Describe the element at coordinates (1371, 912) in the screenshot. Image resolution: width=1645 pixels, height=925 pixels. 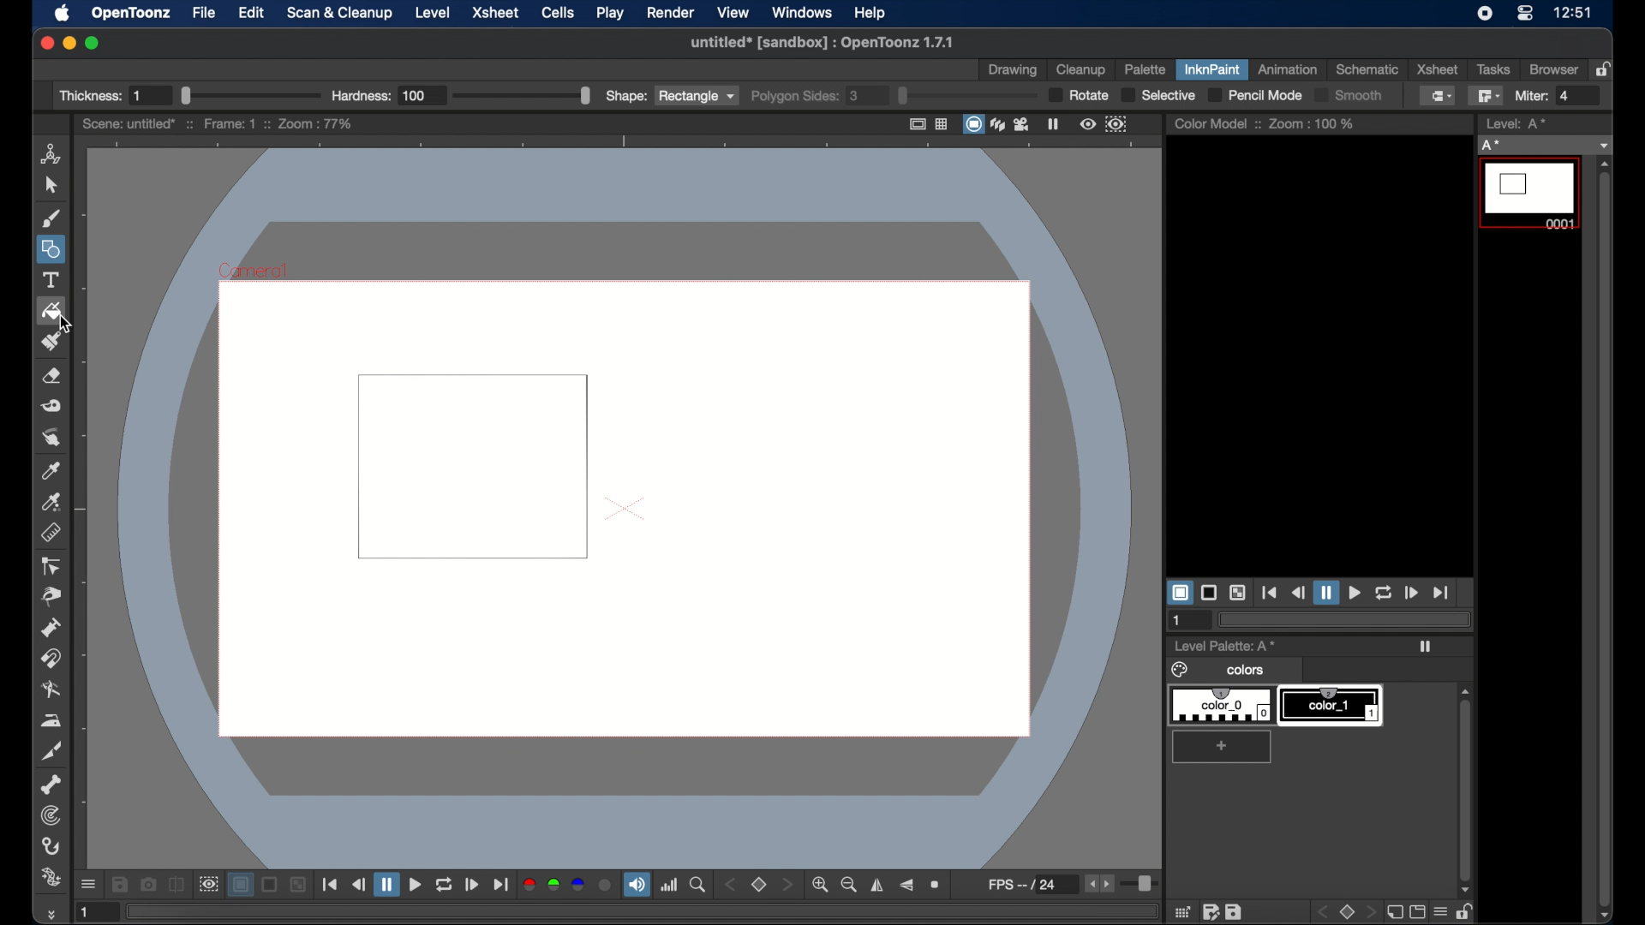
I see `front` at that location.